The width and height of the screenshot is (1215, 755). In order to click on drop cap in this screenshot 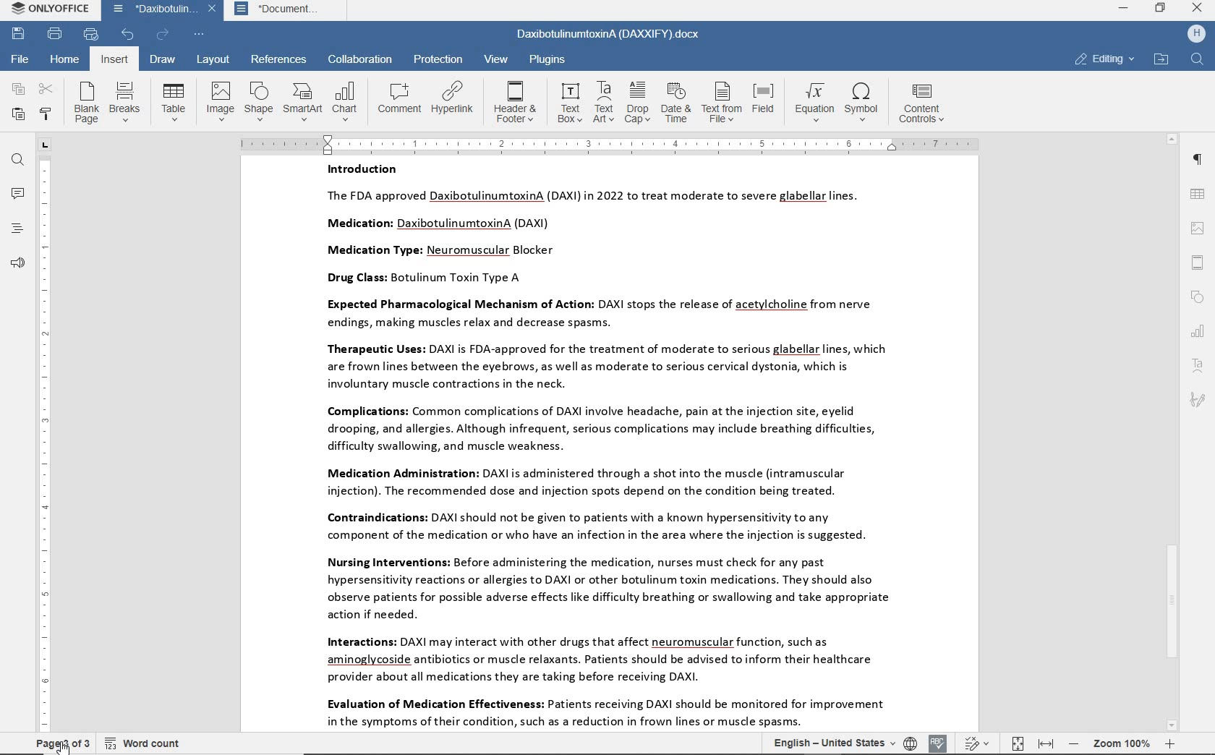, I will do `click(638, 101)`.